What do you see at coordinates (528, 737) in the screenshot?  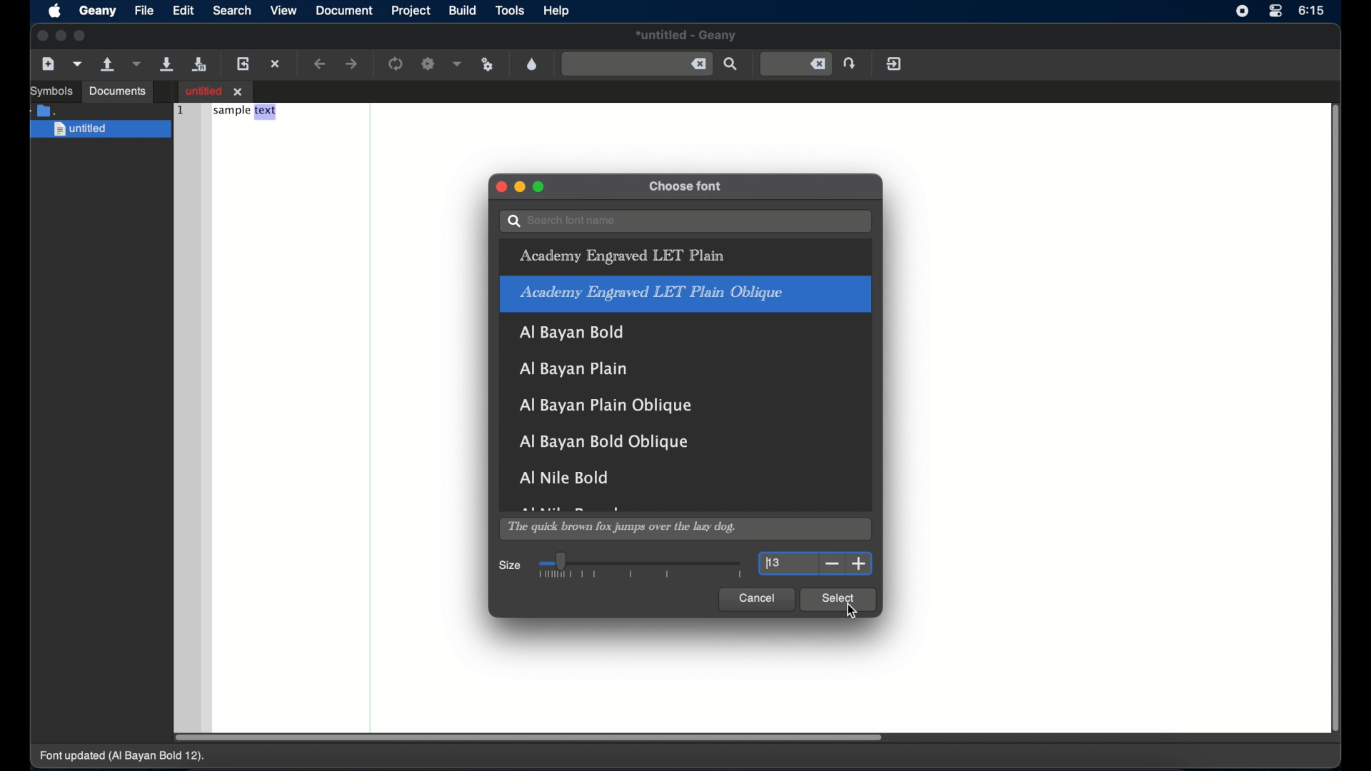 I see `scroll box` at bounding box center [528, 737].